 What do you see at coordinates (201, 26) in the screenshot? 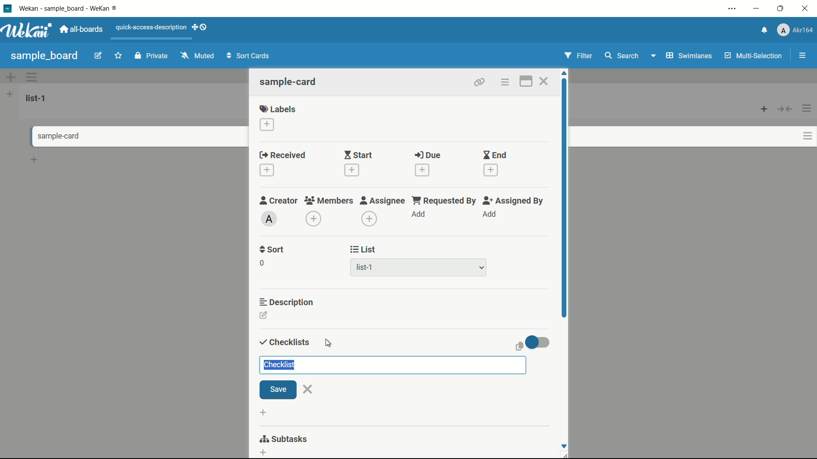
I see `show-desktop-drag-handles` at bounding box center [201, 26].